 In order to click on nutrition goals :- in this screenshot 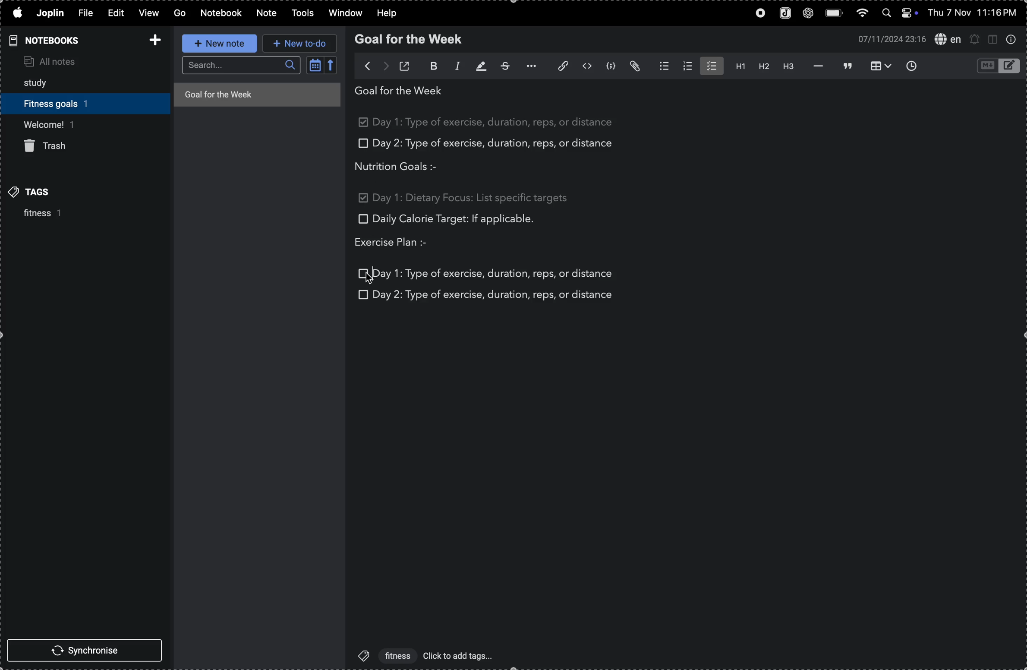, I will do `click(404, 166)`.